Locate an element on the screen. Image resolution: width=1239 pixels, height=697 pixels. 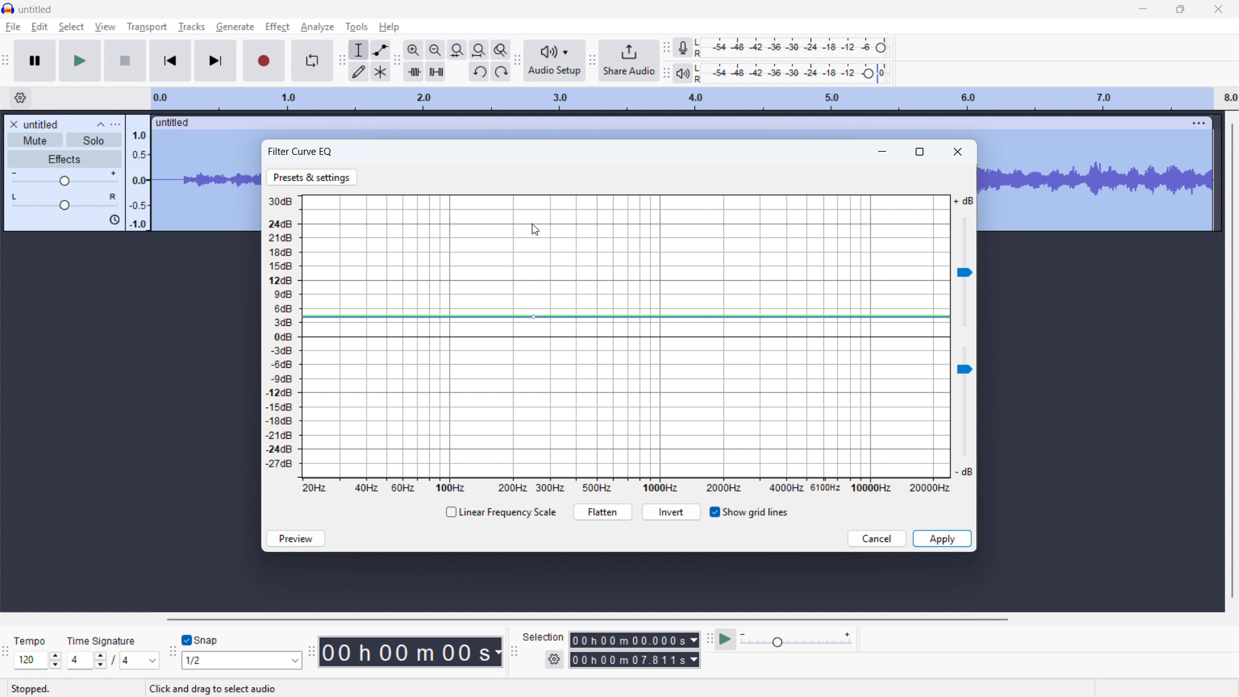
tempo is located at coordinates (30, 641).